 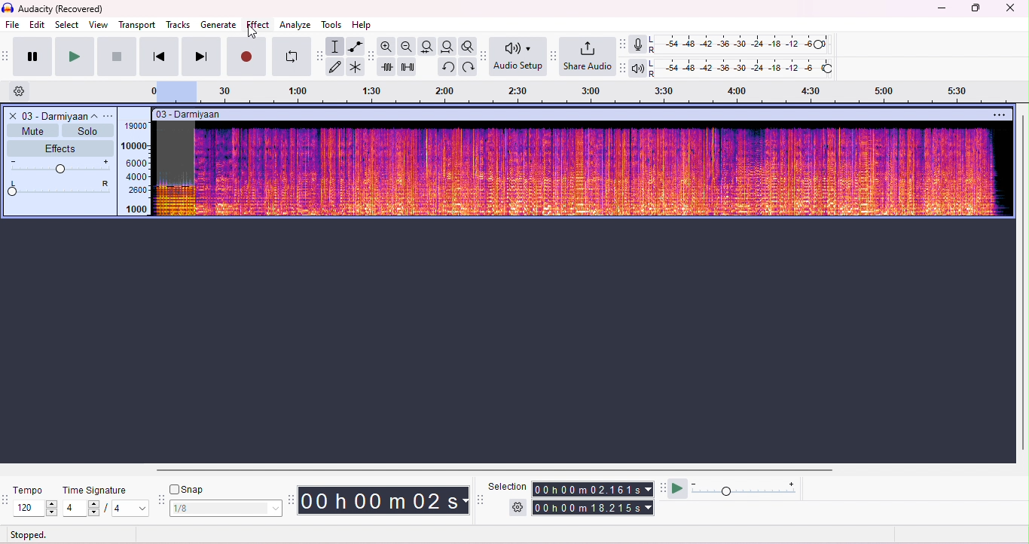 What do you see at coordinates (295, 25) in the screenshot?
I see `analyze` at bounding box center [295, 25].